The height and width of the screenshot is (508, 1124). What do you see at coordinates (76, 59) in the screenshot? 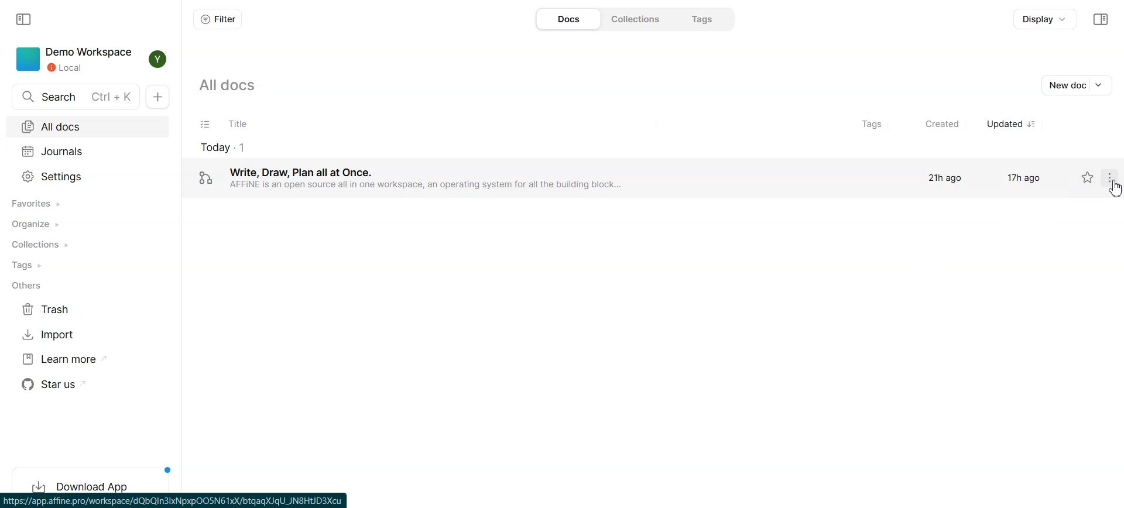
I see `Demo Workspace` at bounding box center [76, 59].